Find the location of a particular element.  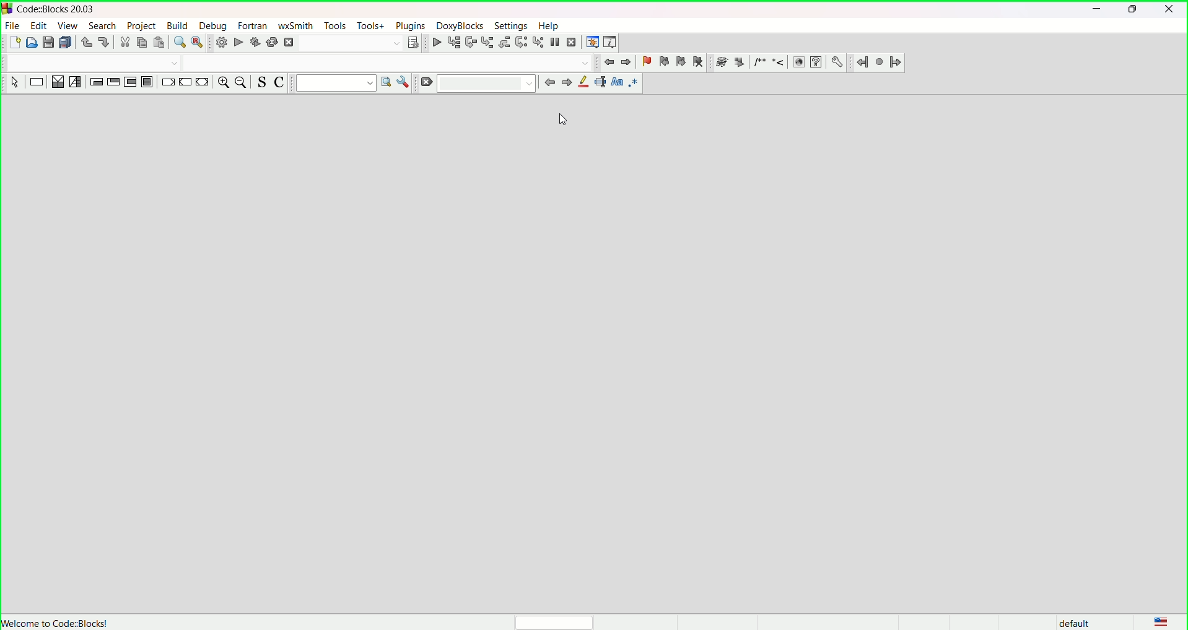

exit condition loop is located at coordinates (113, 82).